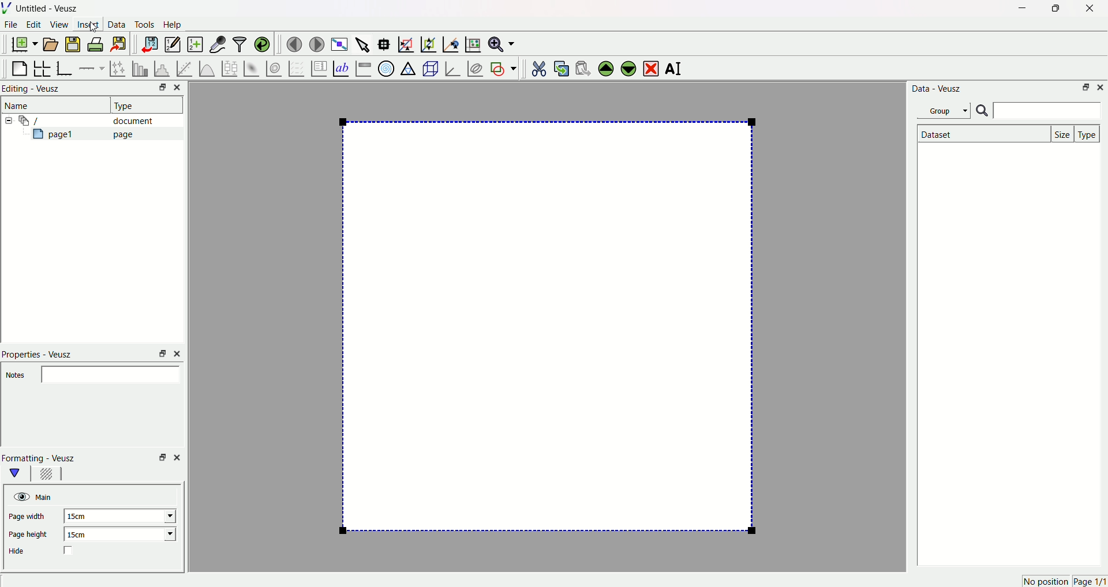 This screenshot has width=1108, height=587. I want to click on plot a function, so click(206, 68).